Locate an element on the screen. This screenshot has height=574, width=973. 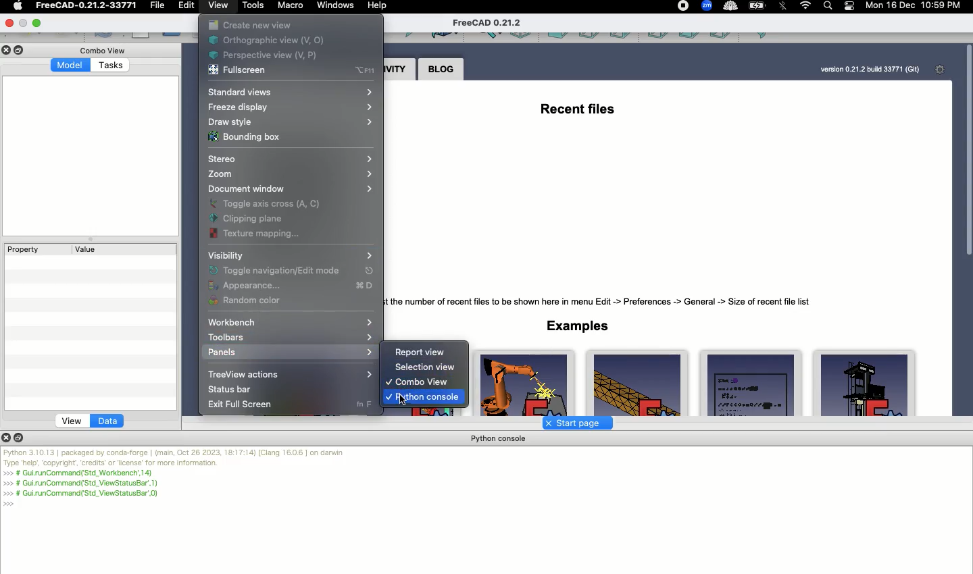
Bounding box is located at coordinates (246, 138).